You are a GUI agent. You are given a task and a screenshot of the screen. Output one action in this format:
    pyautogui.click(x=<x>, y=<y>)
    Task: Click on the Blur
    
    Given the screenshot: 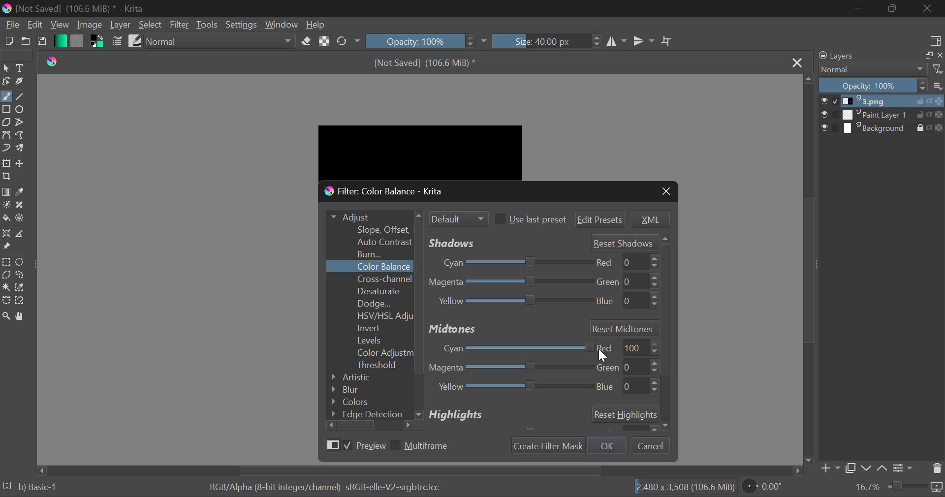 What is the action you would take?
    pyautogui.click(x=365, y=390)
    